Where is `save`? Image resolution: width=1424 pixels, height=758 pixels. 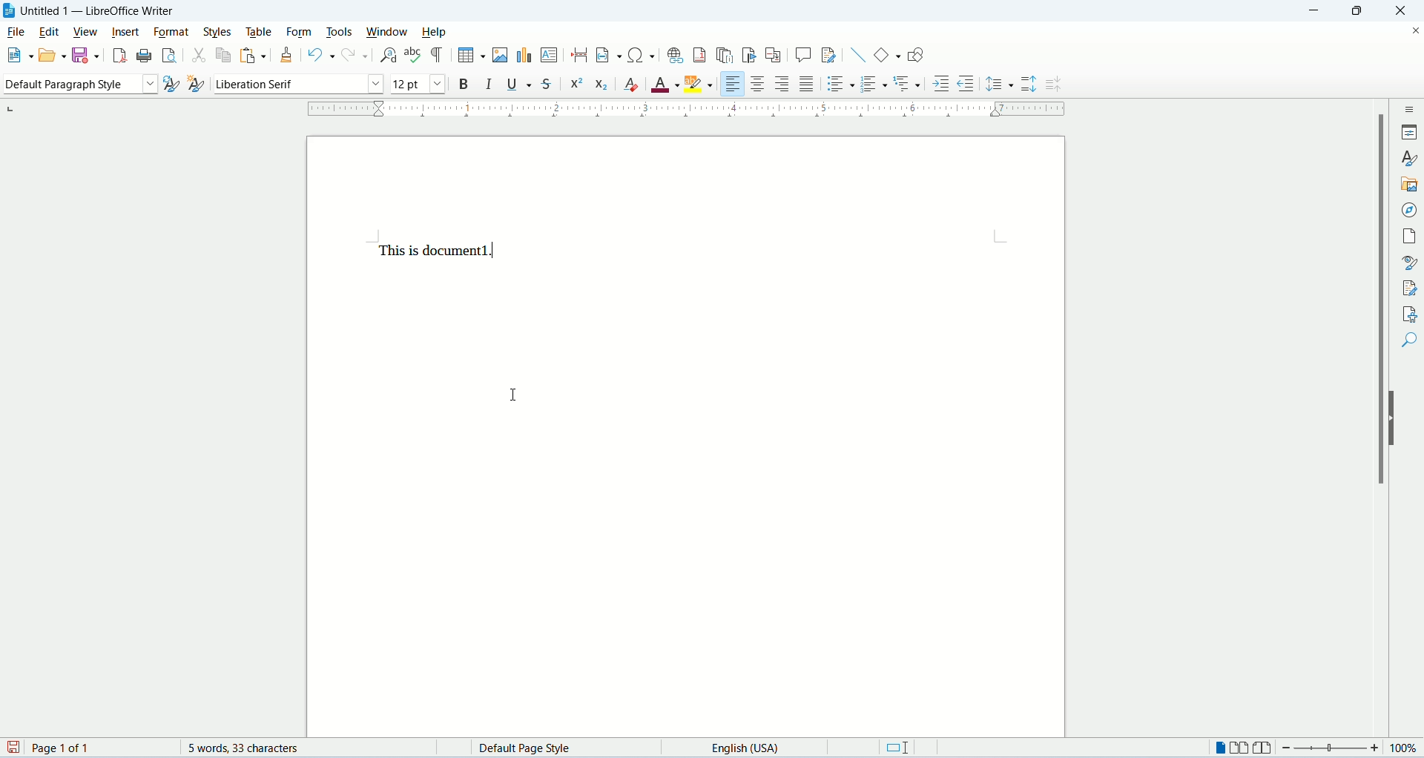
save is located at coordinates (13, 748).